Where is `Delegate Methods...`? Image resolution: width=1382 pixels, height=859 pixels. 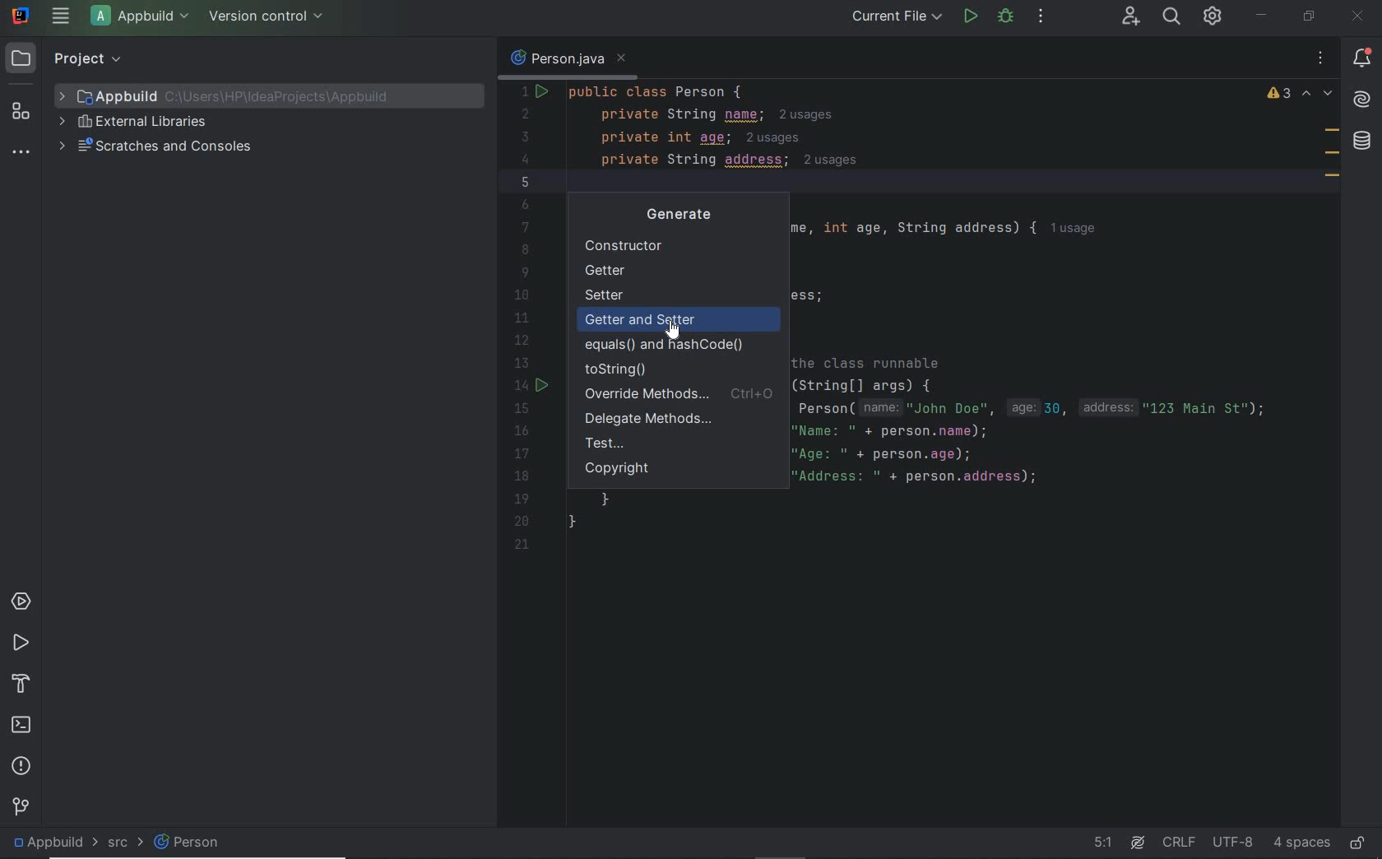
Delegate Methods... is located at coordinates (649, 419).